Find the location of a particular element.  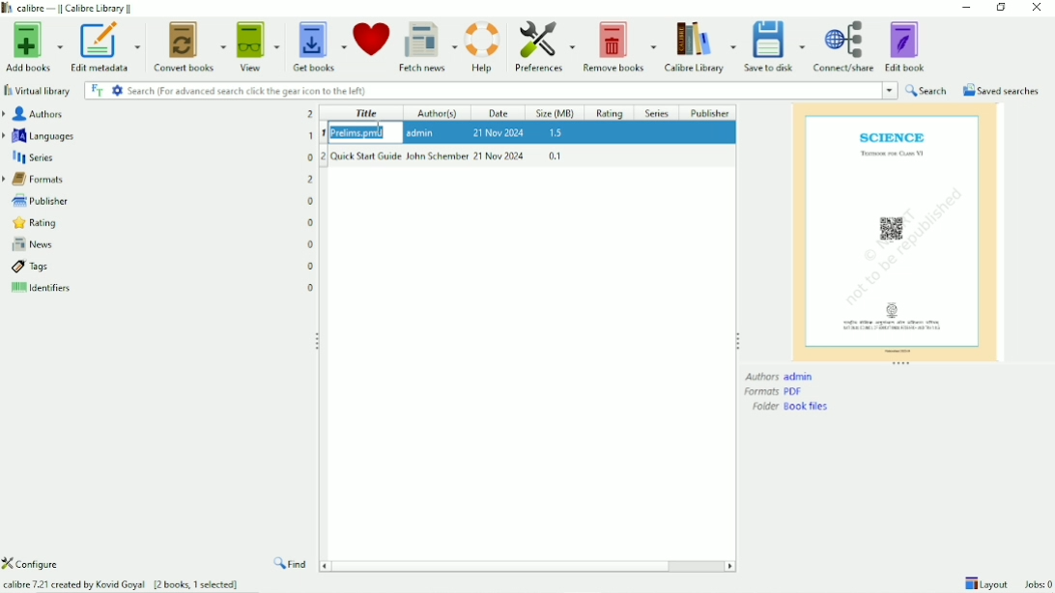

0 is located at coordinates (312, 267).